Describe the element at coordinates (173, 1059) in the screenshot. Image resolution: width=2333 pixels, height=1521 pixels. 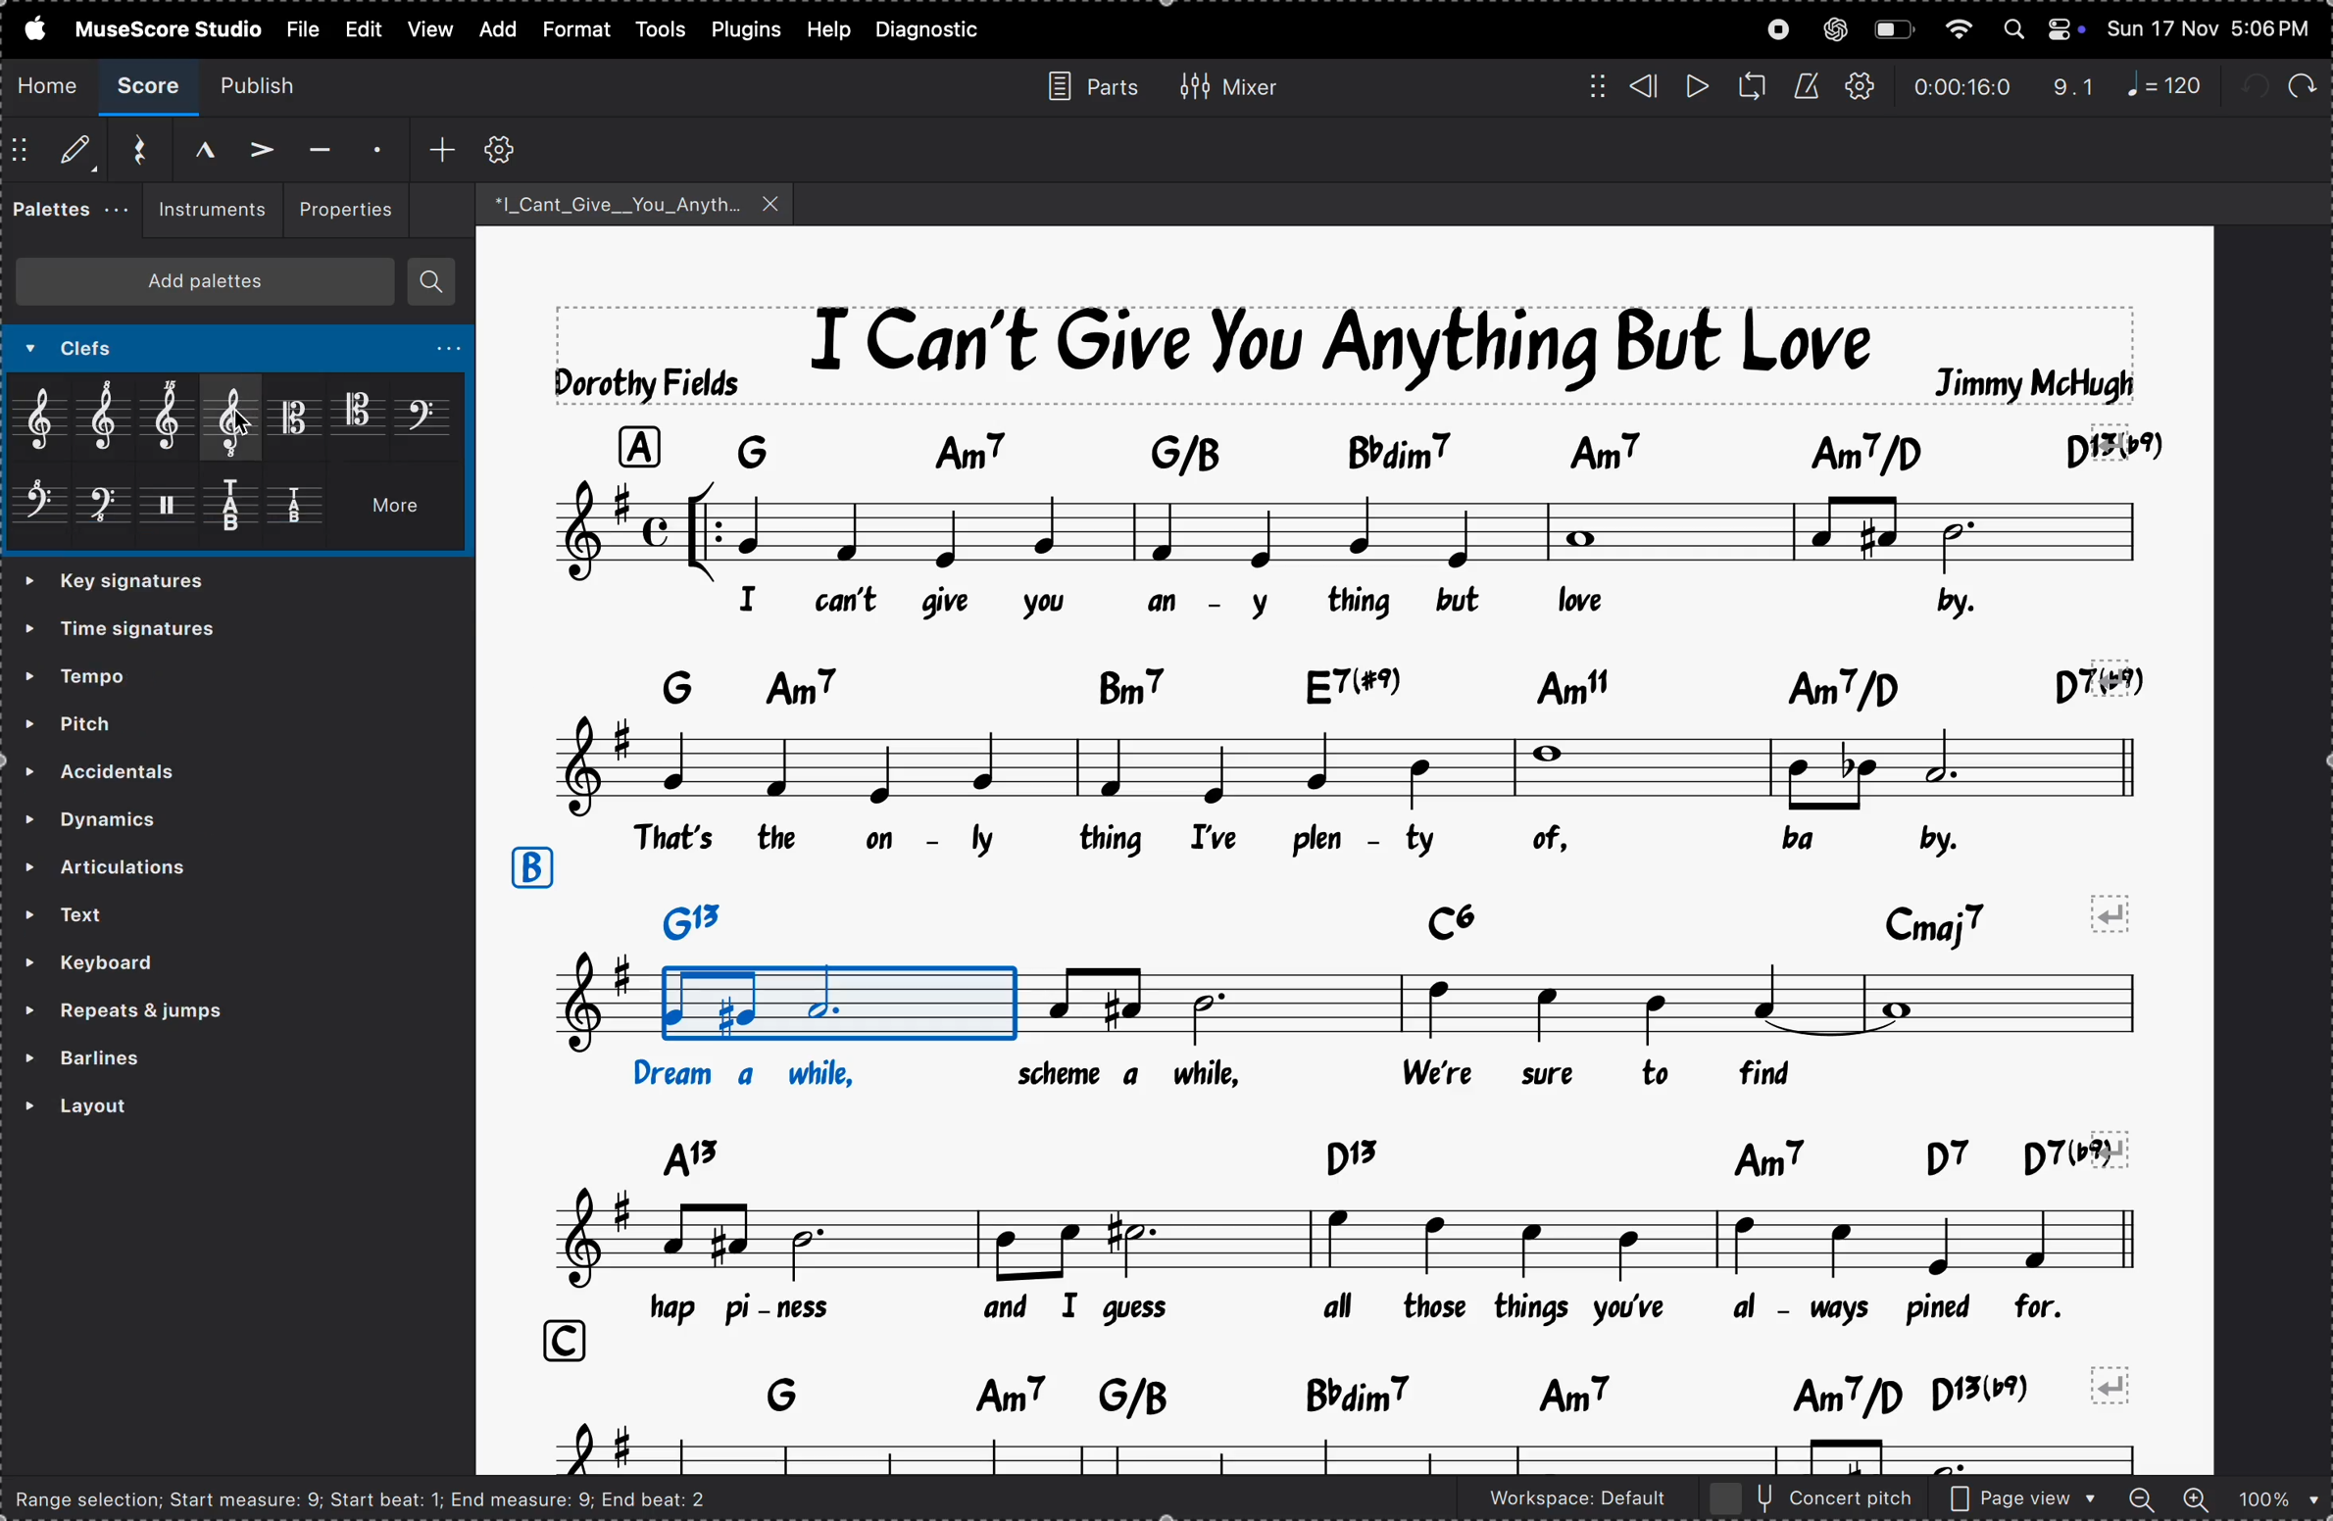
I see `barlines` at that location.